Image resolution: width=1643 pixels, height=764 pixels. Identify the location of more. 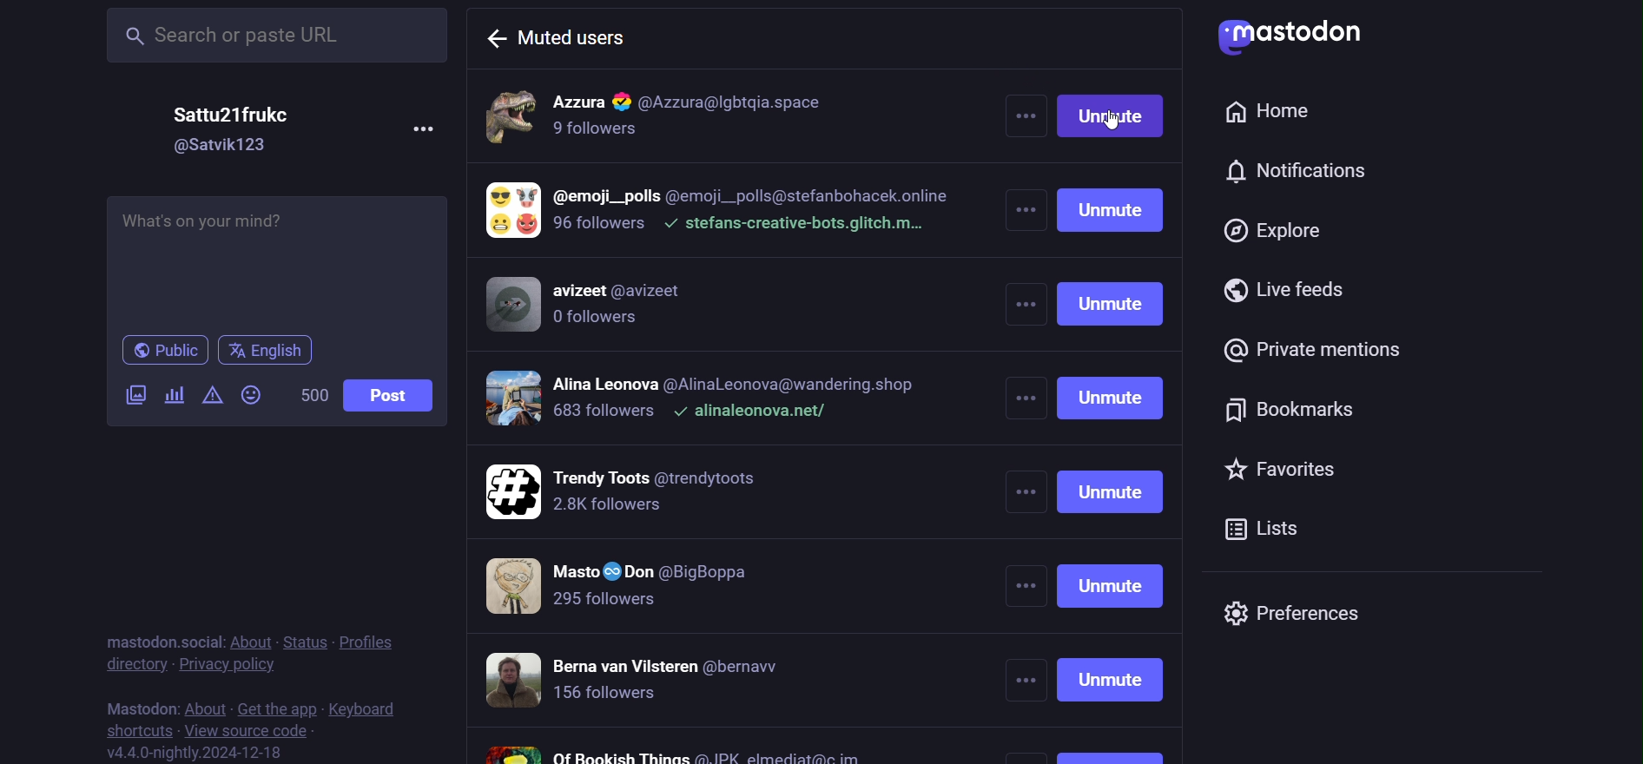
(423, 128).